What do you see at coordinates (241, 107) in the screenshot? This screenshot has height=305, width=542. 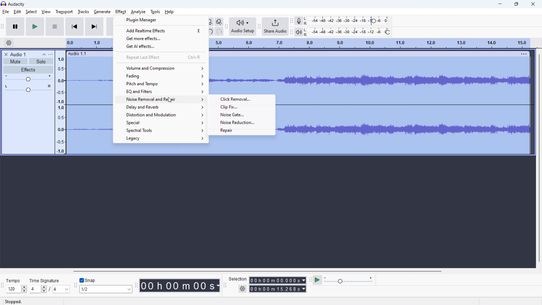 I see `clip fix` at bounding box center [241, 107].